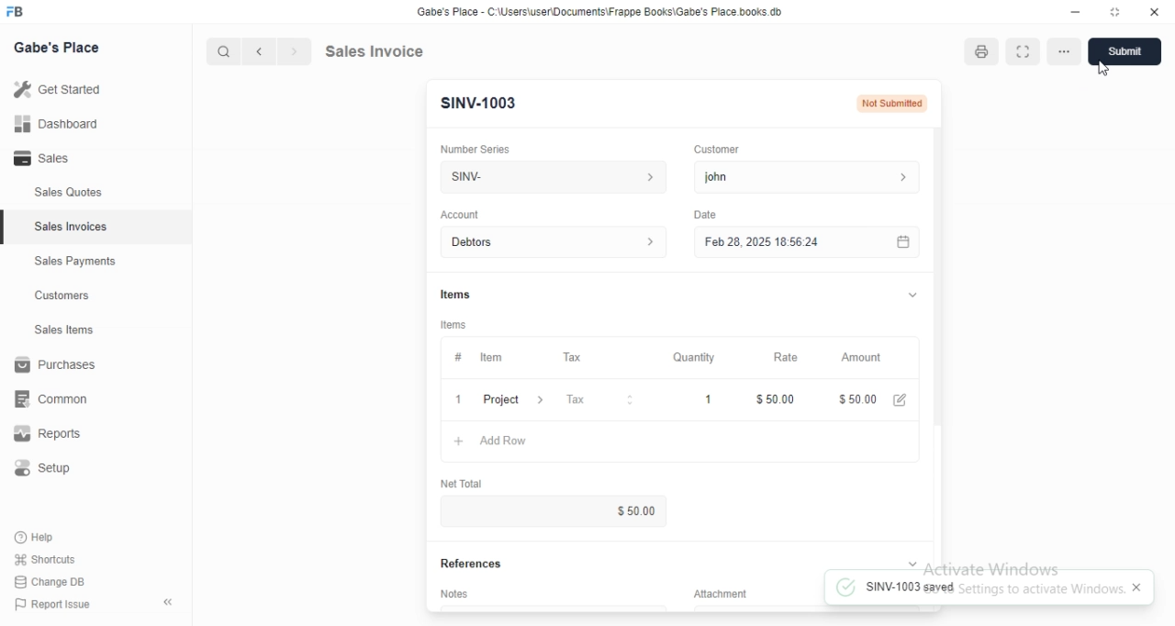 The image size is (1175, 626). What do you see at coordinates (56, 330) in the screenshot?
I see `Sales Items` at bounding box center [56, 330].